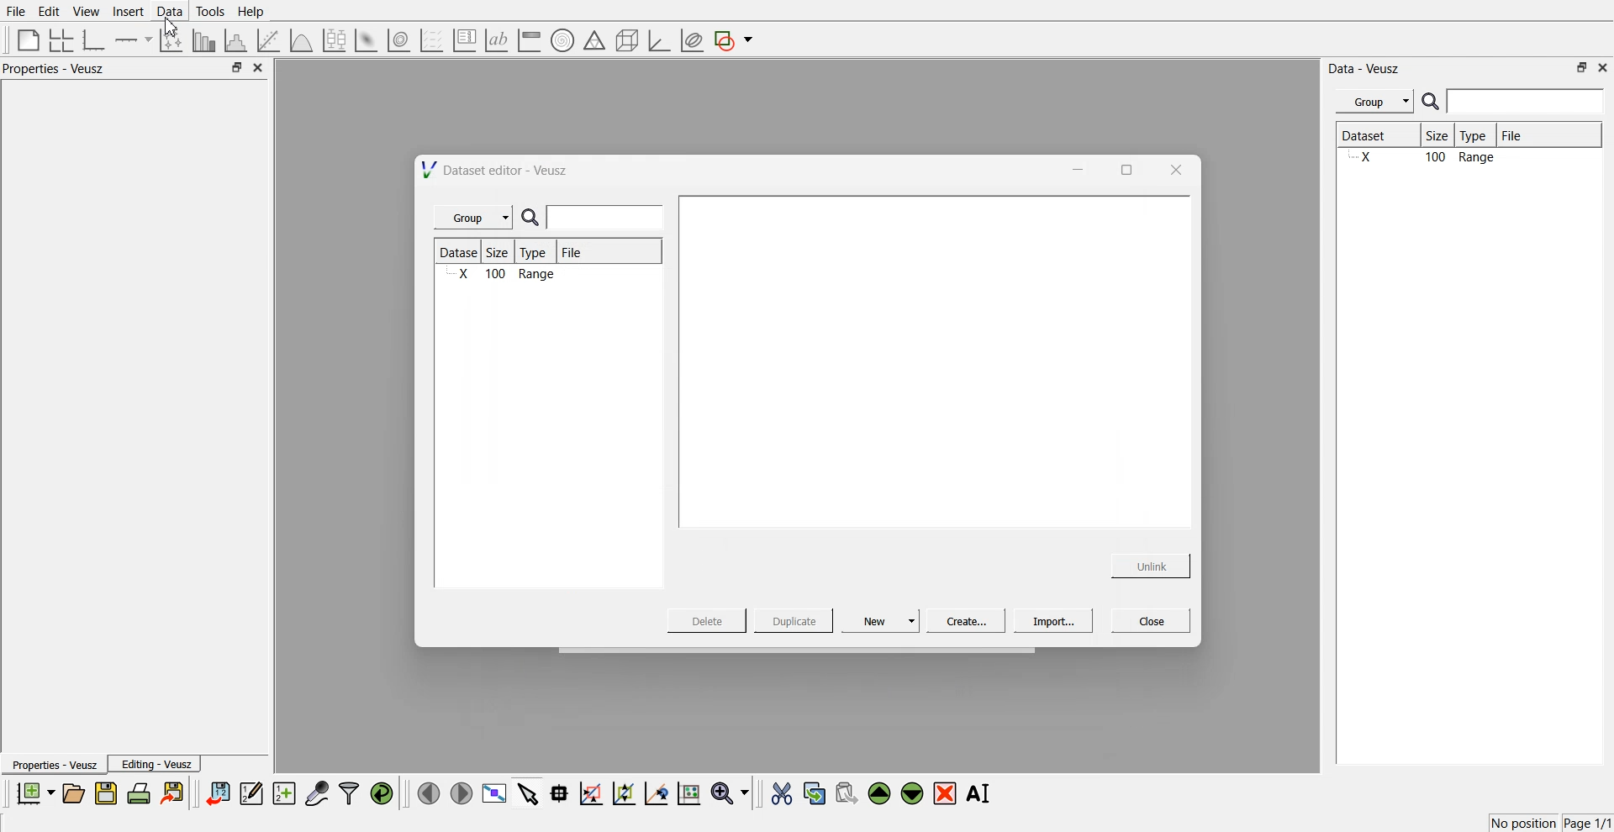 The width and height of the screenshot is (1614, 832). Describe the element at coordinates (54, 766) in the screenshot. I see `Properties - Veusz` at that location.